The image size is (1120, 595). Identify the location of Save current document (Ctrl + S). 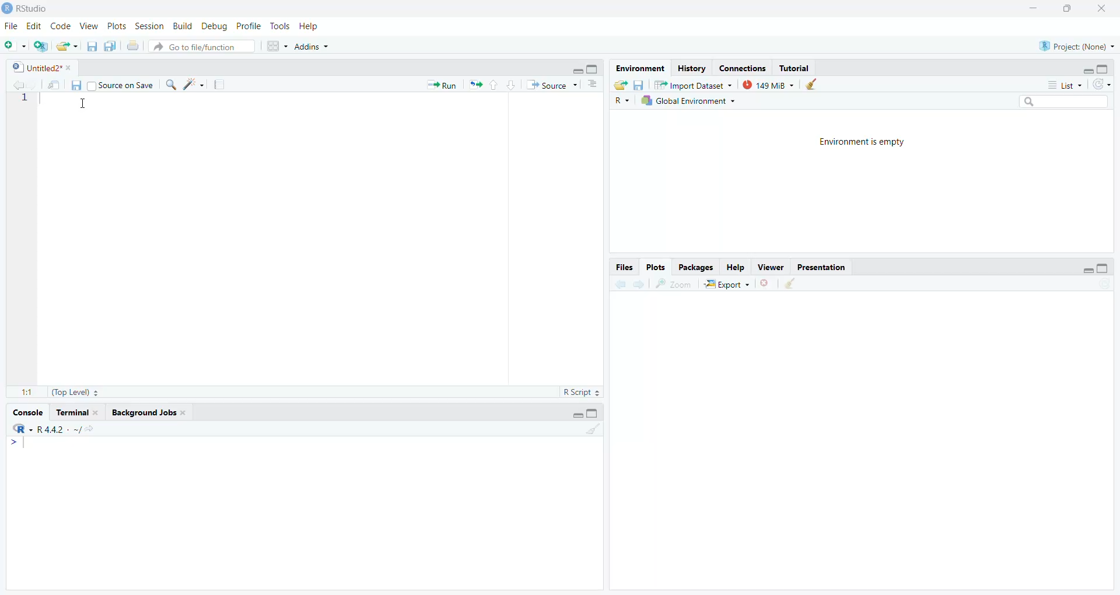
(78, 84).